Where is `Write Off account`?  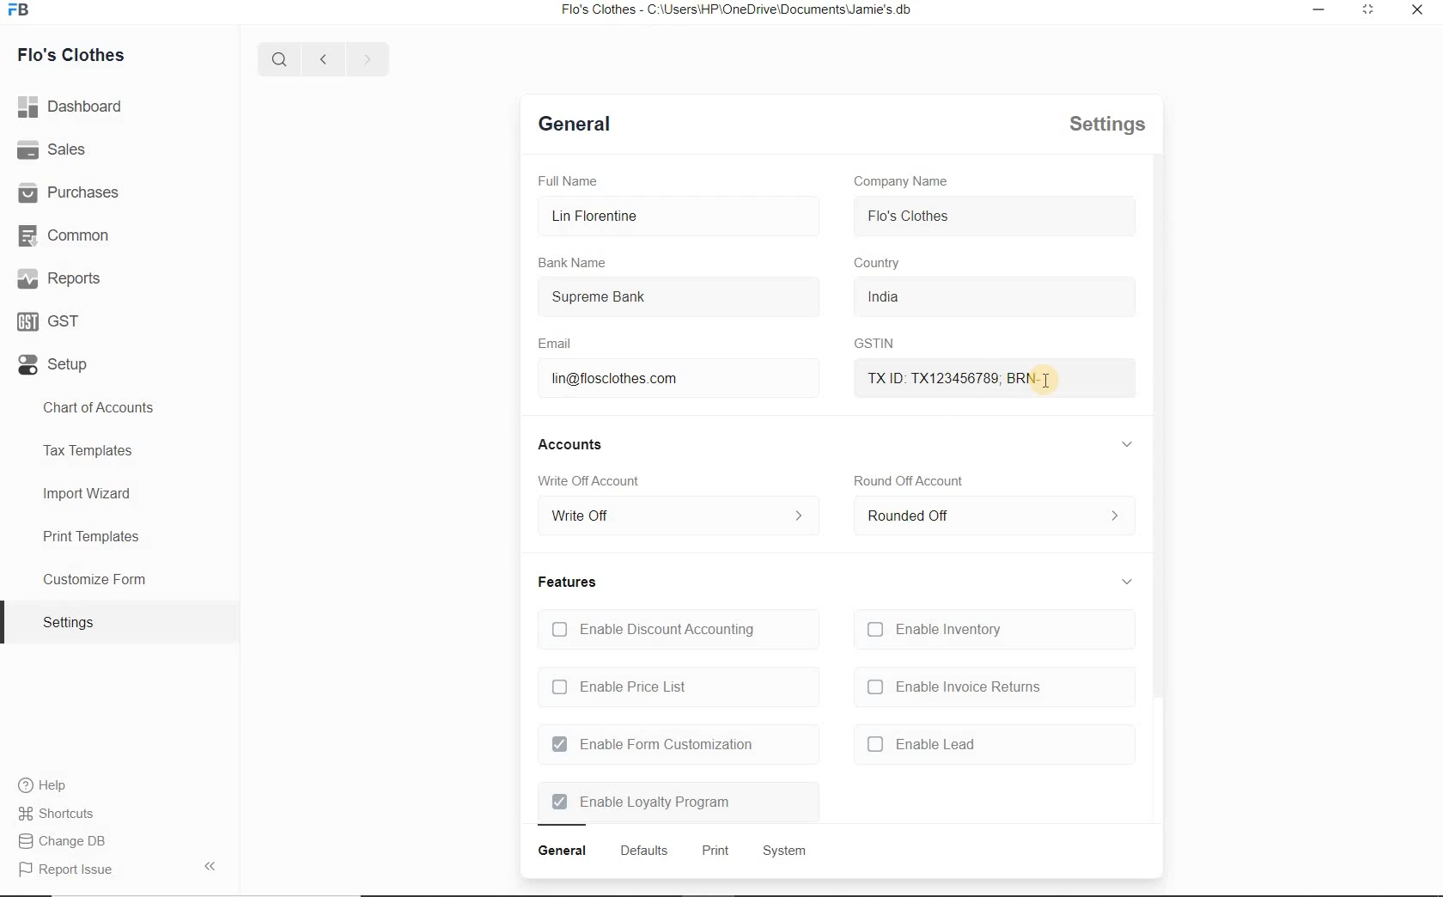 Write Off account is located at coordinates (594, 483).